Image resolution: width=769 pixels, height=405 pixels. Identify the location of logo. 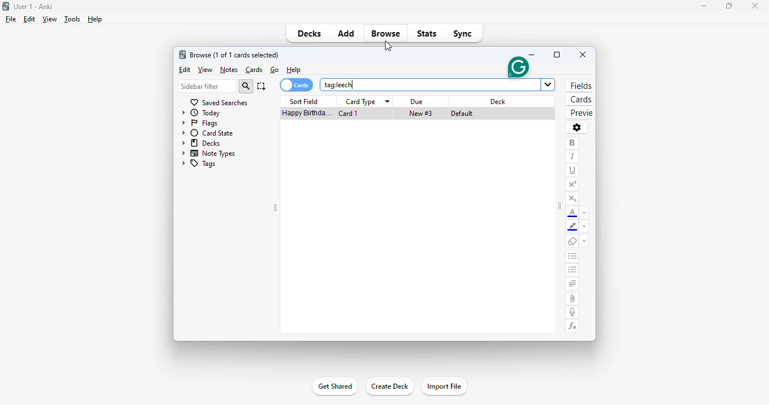
(182, 54).